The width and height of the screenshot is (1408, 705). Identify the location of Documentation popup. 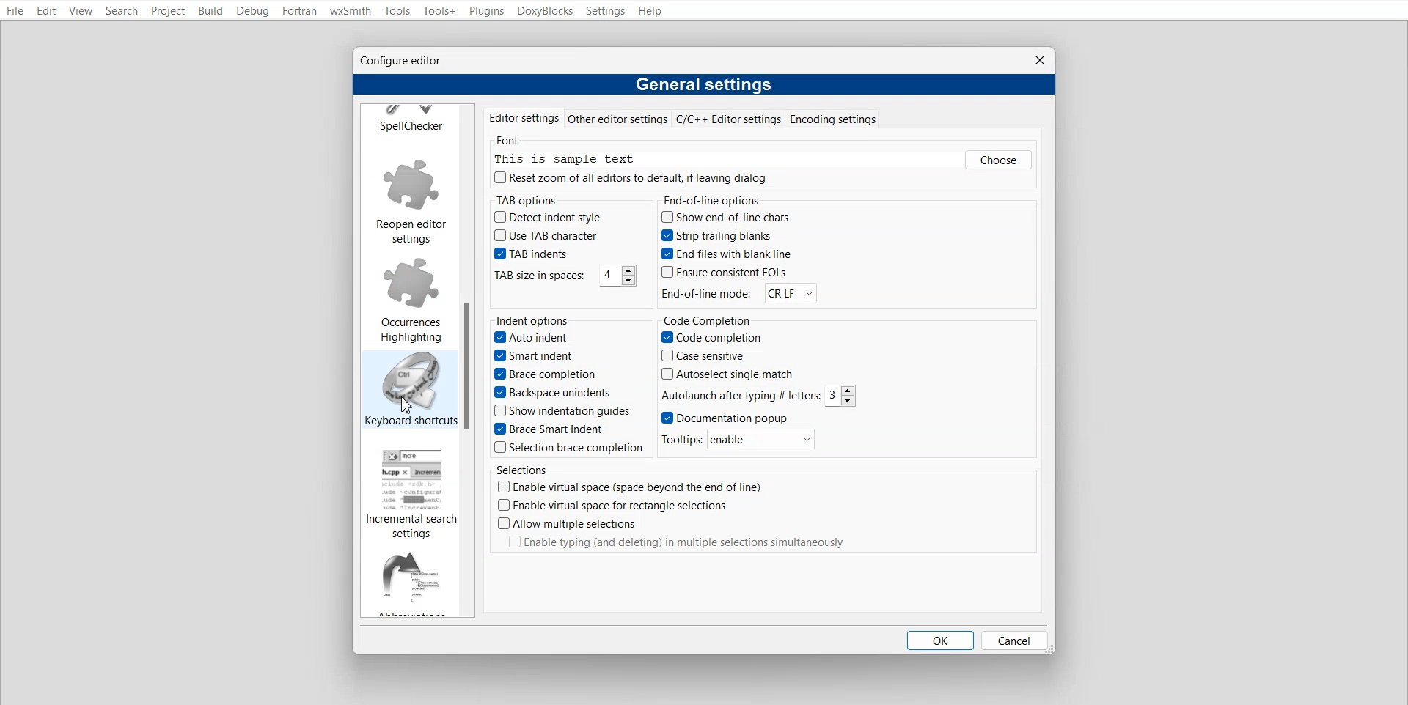
(727, 418).